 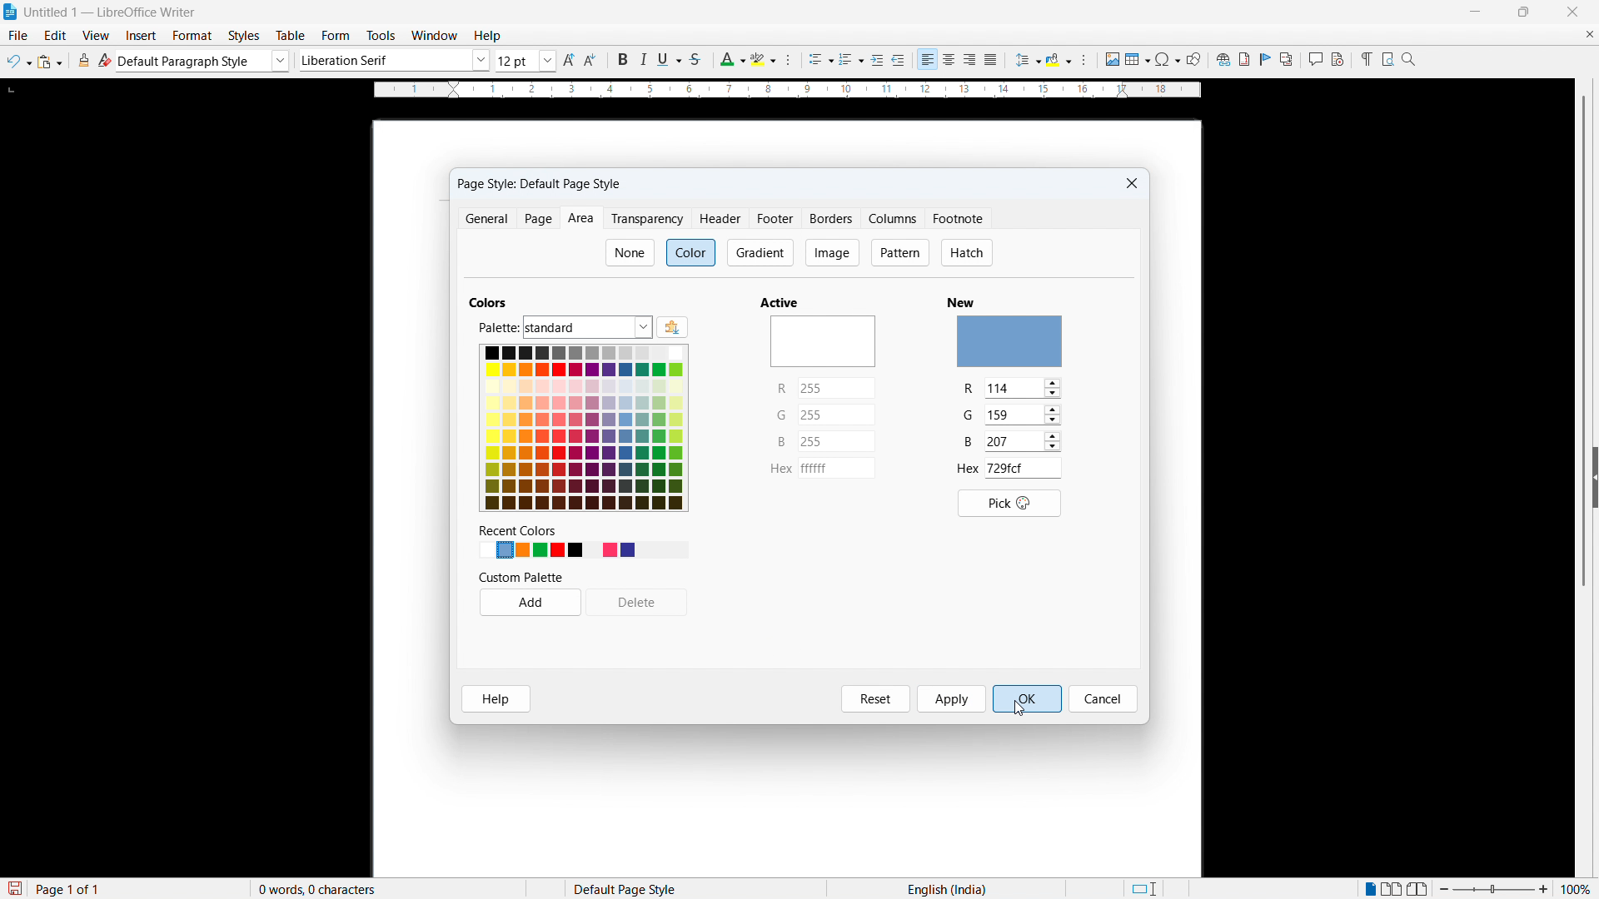 I want to click on Columns , so click(x=894, y=218).